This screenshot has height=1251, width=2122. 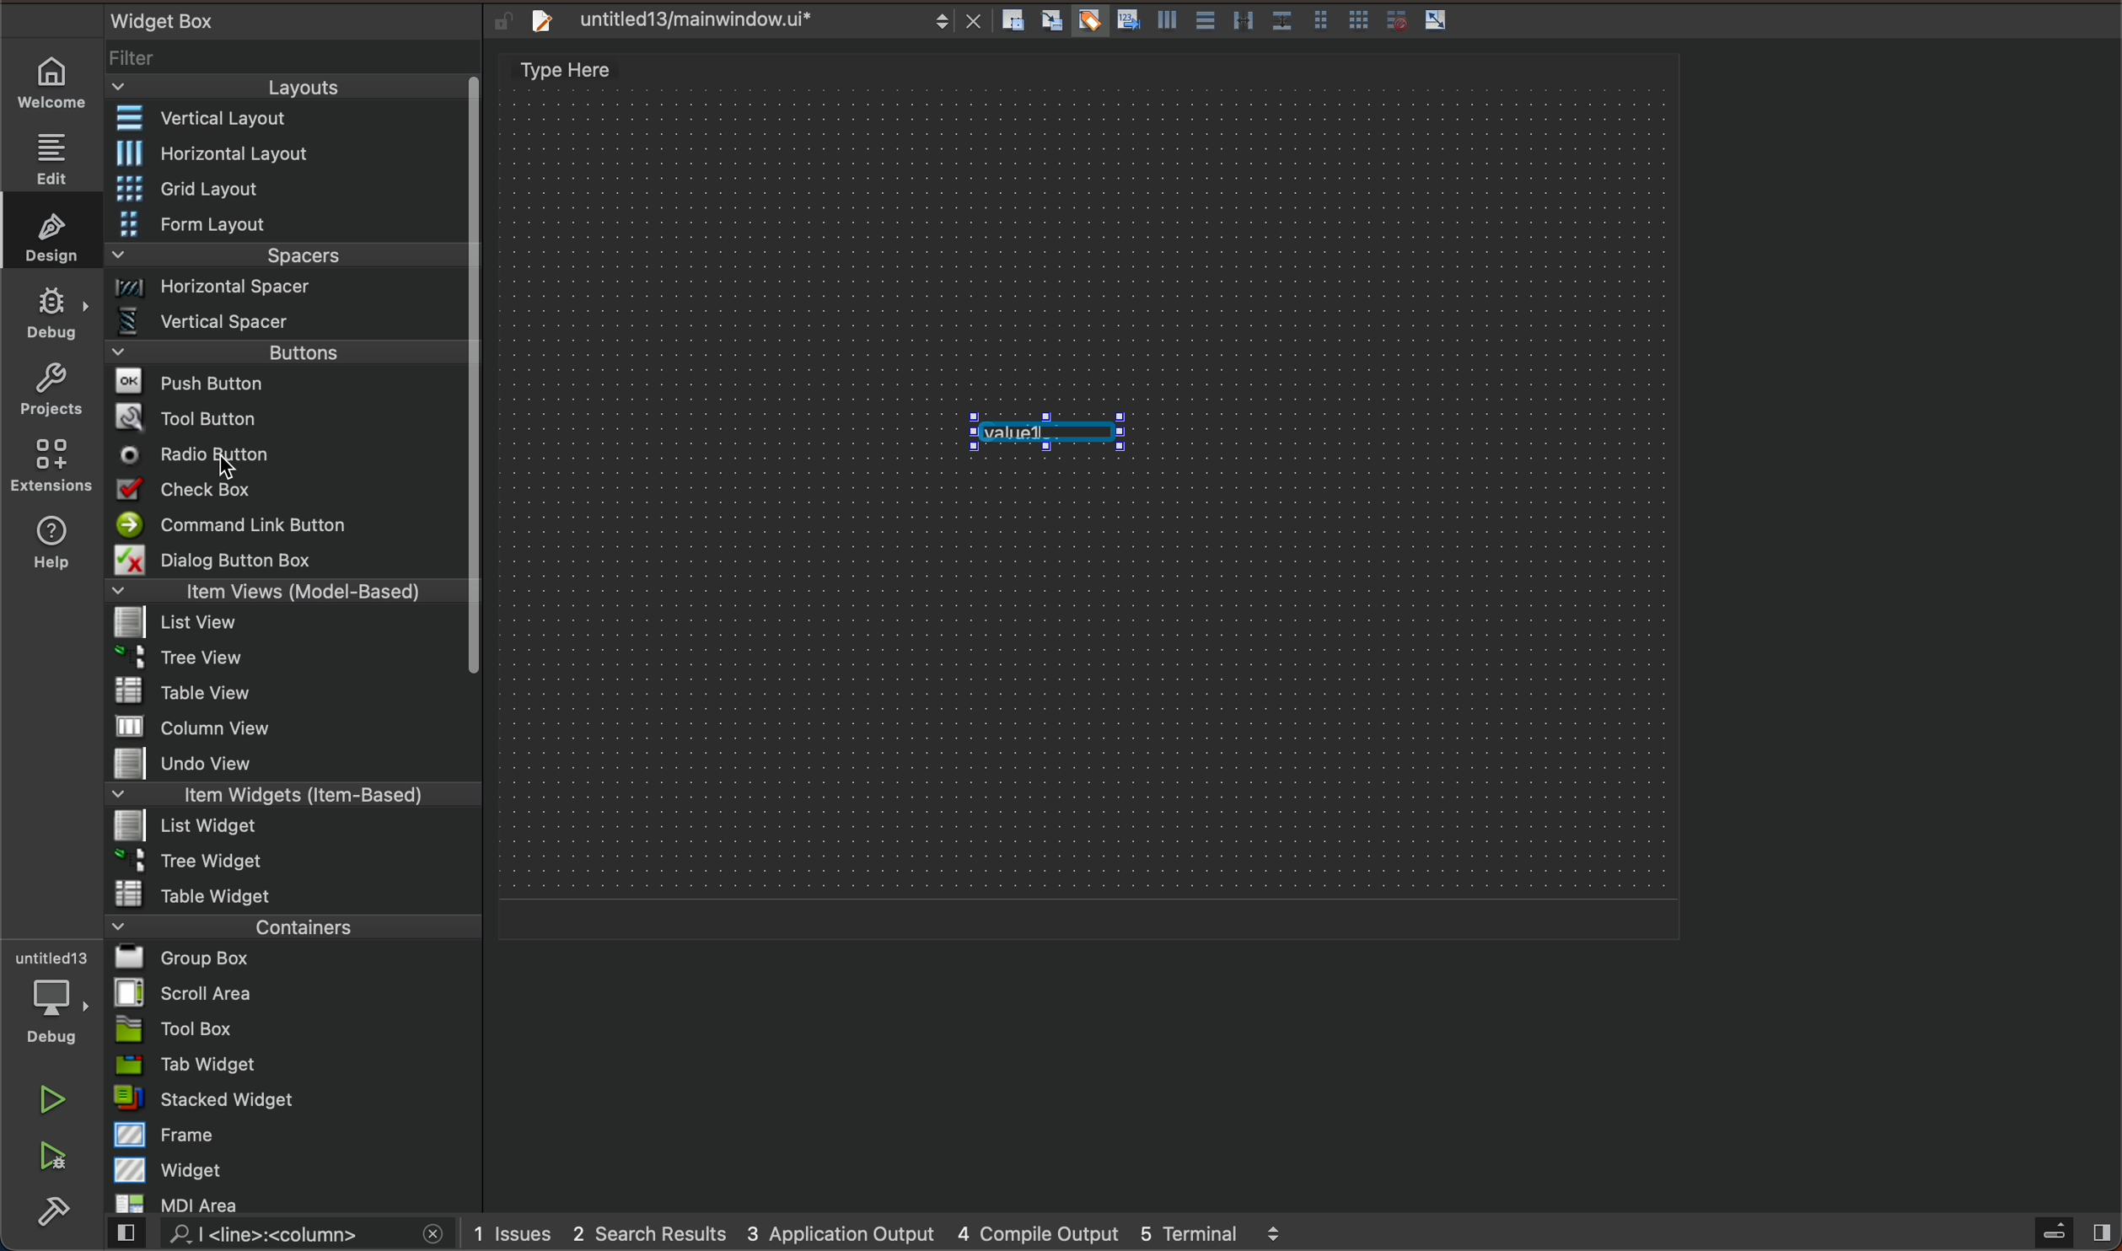 I want to click on item widget, so click(x=289, y=798).